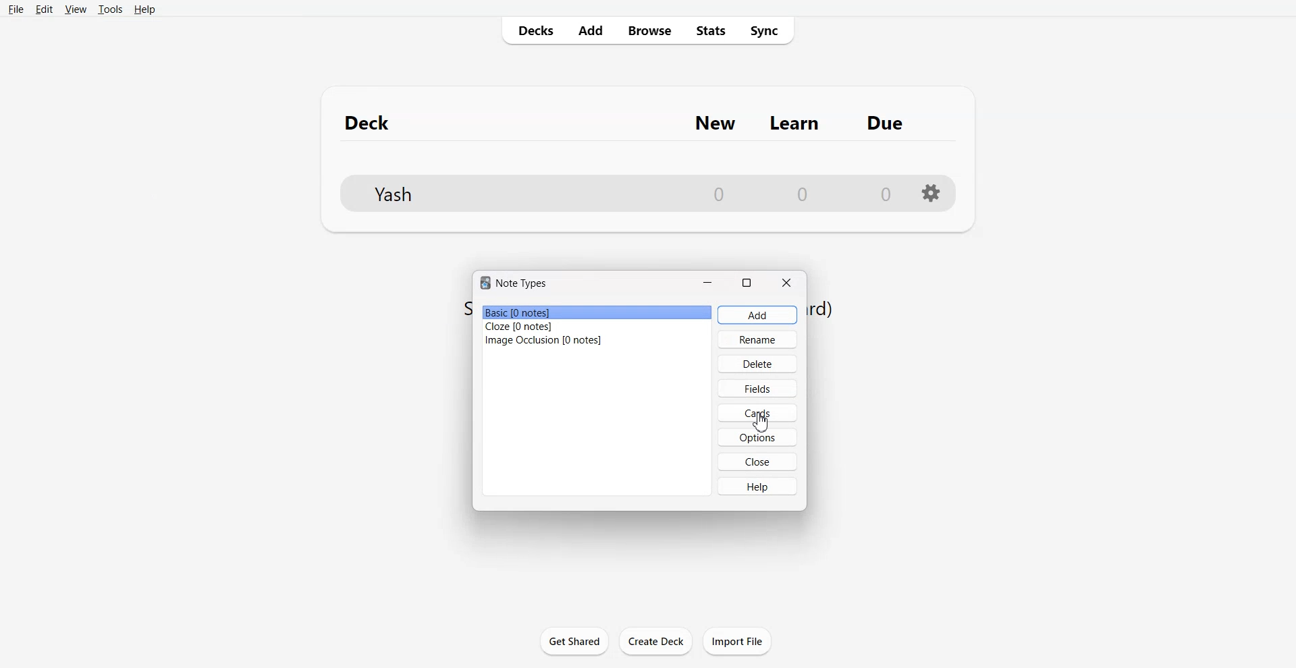  Describe the element at coordinates (76, 9) in the screenshot. I see `View` at that location.